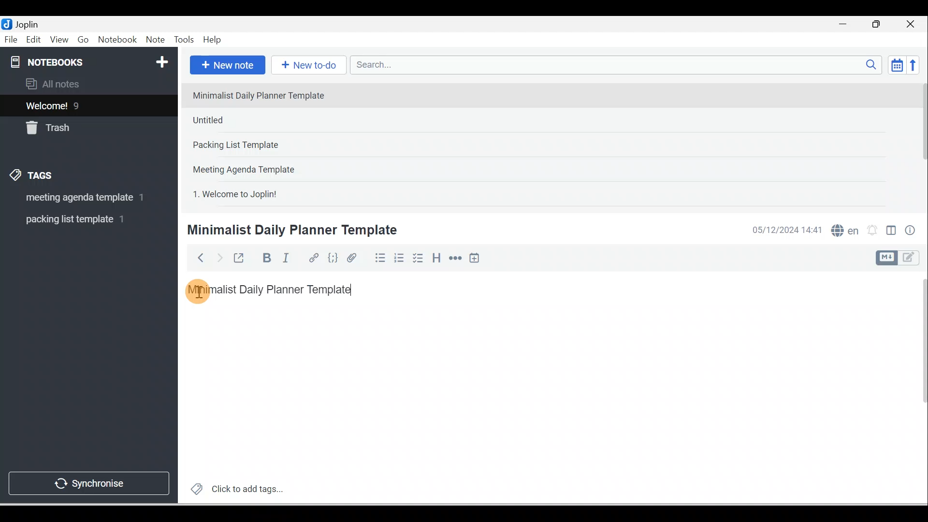 Image resolution: width=928 pixels, height=522 pixels. What do you see at coordinates (619, 65) in the screenshot?
I see `Search bar` at bounding box center [619, 65].